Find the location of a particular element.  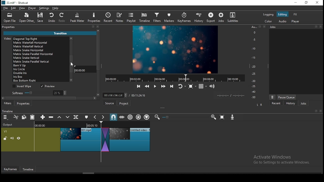

zoom timeline to fit is located at coordinates (222, 118).